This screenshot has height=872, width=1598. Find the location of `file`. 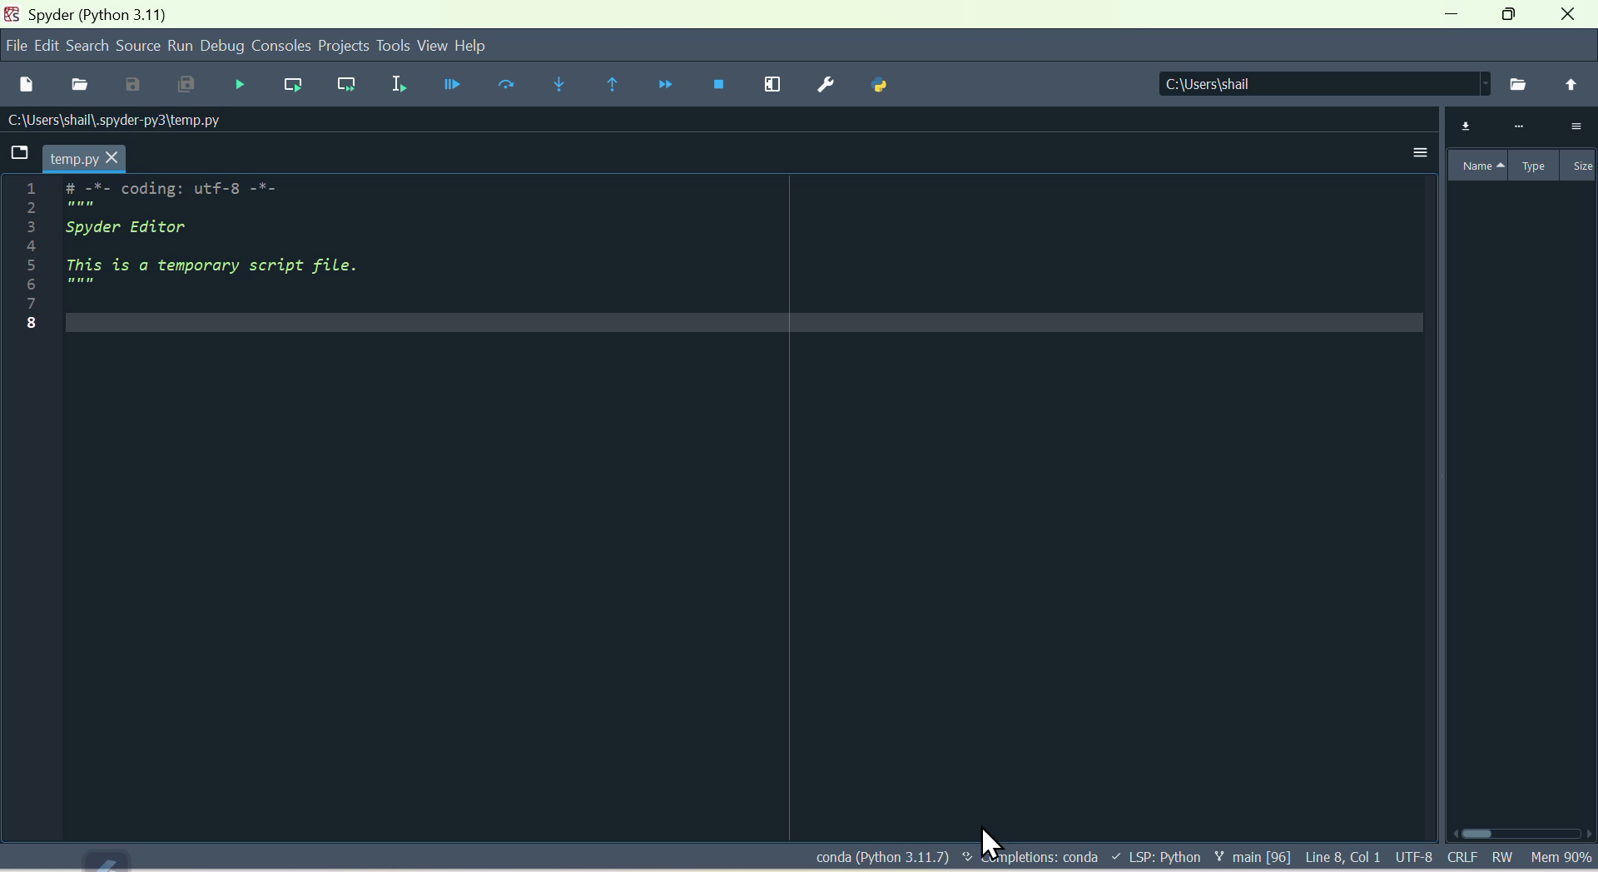

file is located at coordinates (17, 42).